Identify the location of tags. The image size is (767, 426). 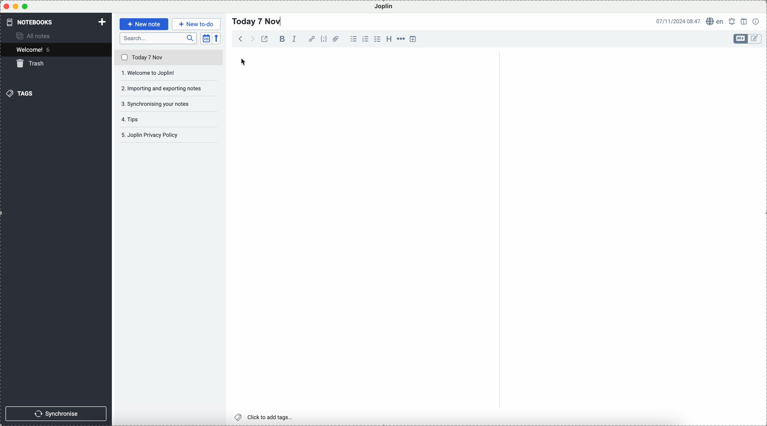
(19, 93).